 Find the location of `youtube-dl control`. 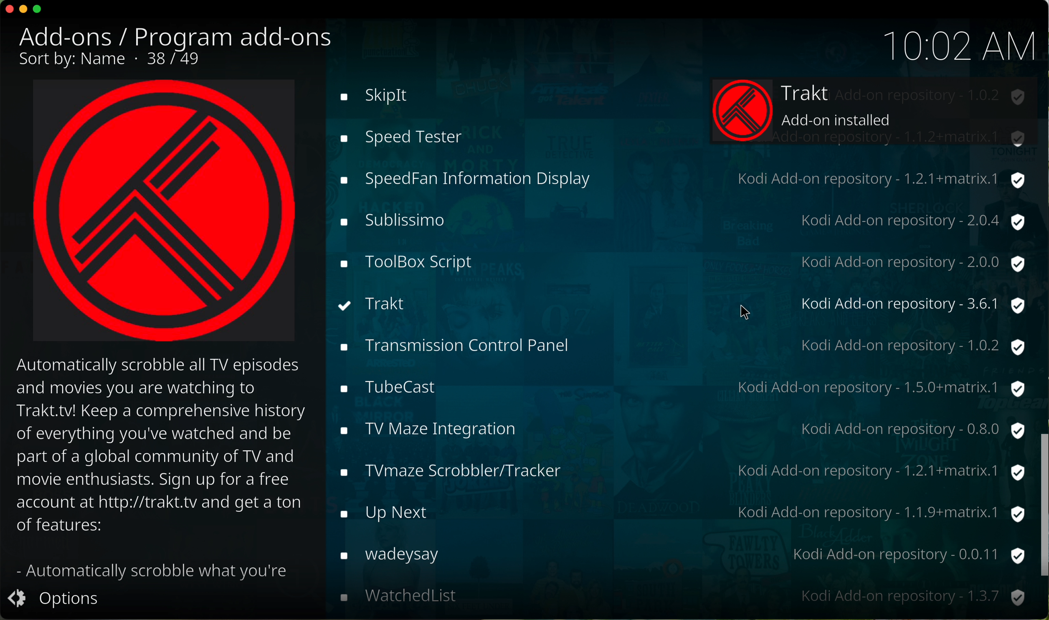

youtube-dl control is located at coordinates (680, 596).